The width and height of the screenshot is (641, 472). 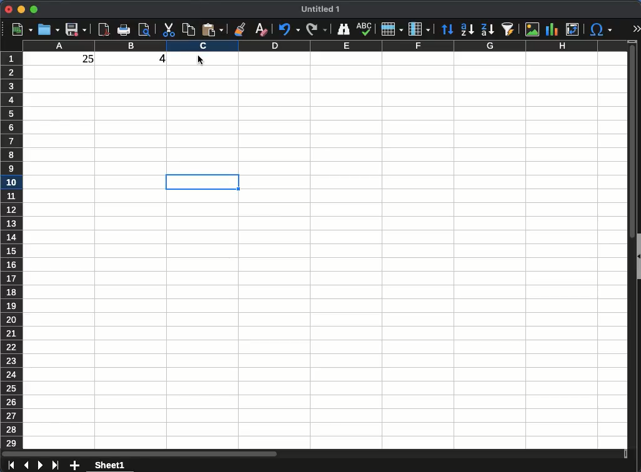 What do you see at coordinates (154, 59) in the screenshot?
I see `4` at bounding box center [154, 59].